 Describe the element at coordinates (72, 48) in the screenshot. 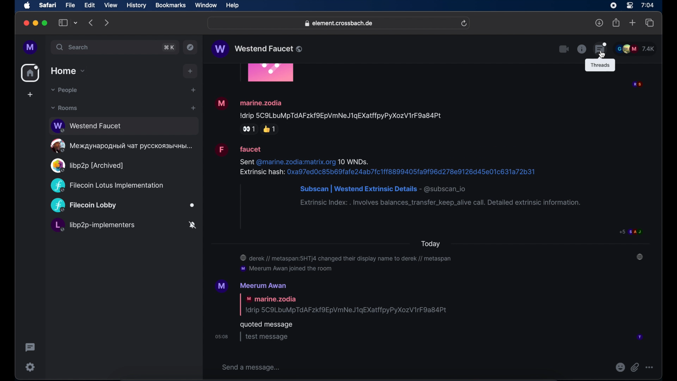

I see `search` at that location.